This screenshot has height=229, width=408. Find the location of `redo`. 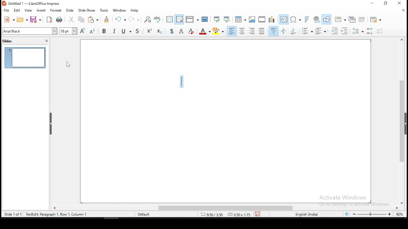

redo is located at coordinates (134, 18).